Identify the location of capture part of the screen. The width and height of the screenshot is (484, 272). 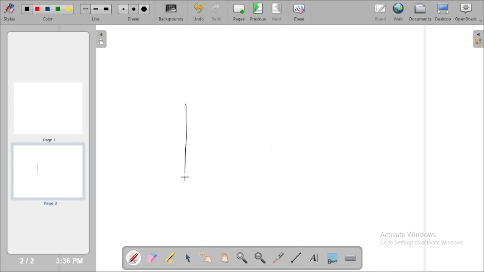
(332, 258).